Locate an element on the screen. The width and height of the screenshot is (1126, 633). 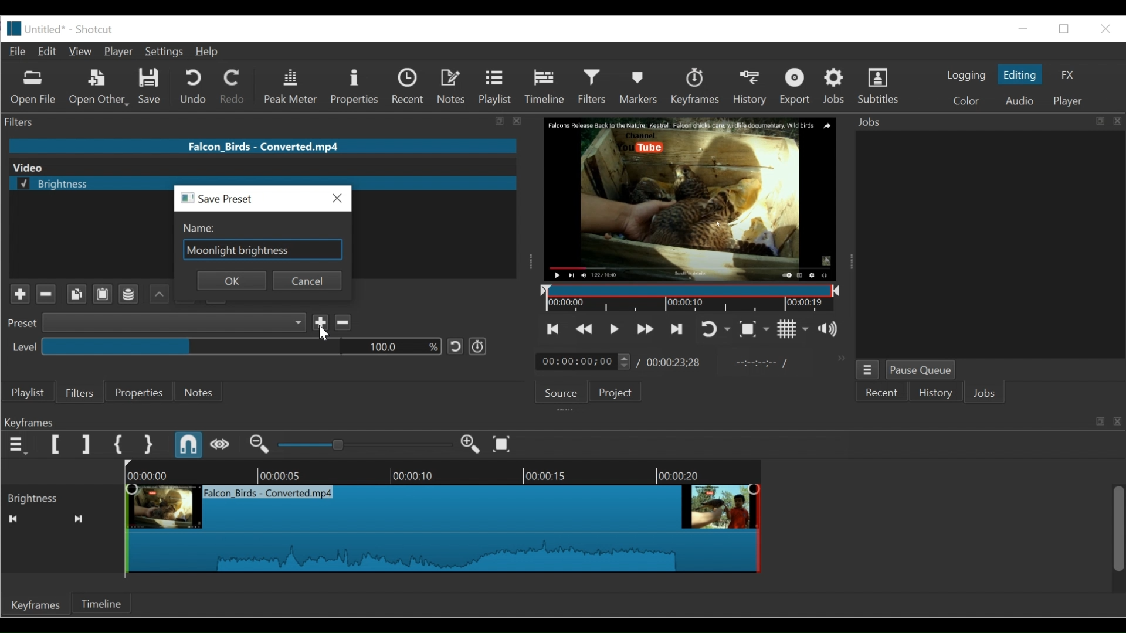
Recent is located at coordinates (882, 392).